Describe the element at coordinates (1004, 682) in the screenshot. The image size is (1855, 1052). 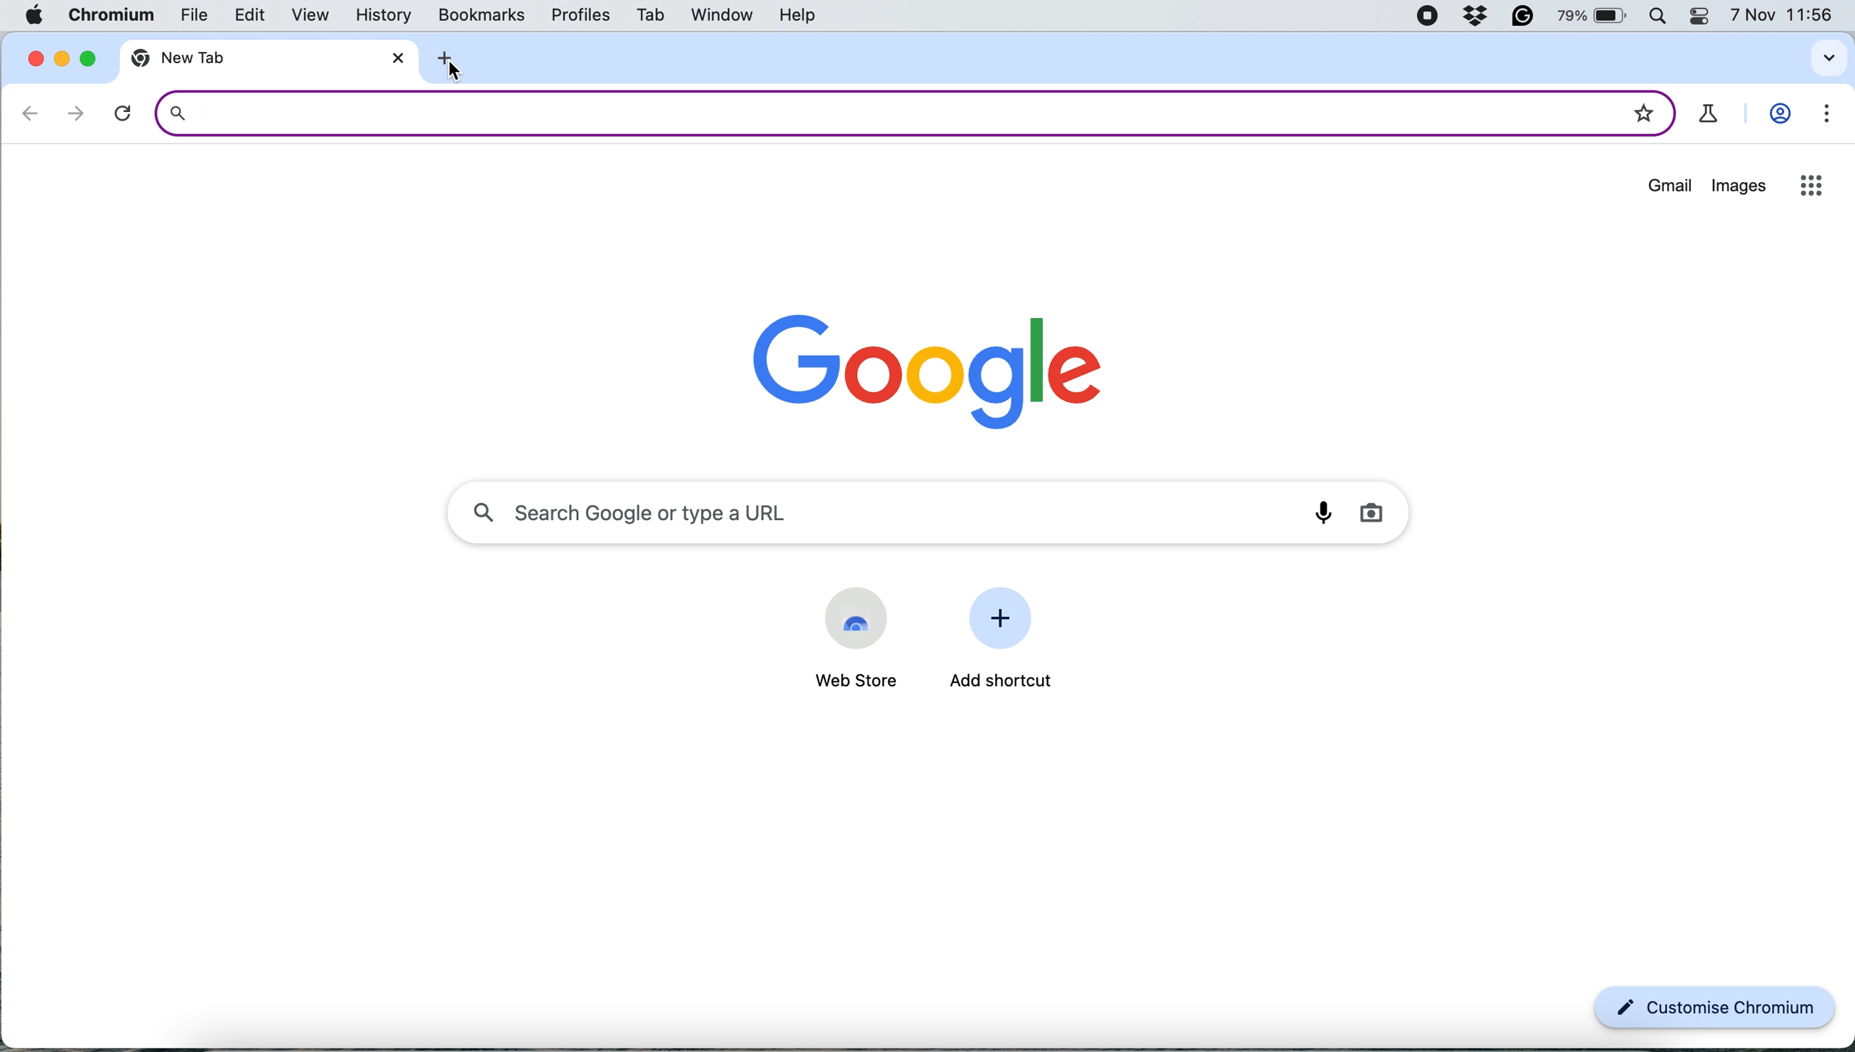
I see `add shortcut` at that location.